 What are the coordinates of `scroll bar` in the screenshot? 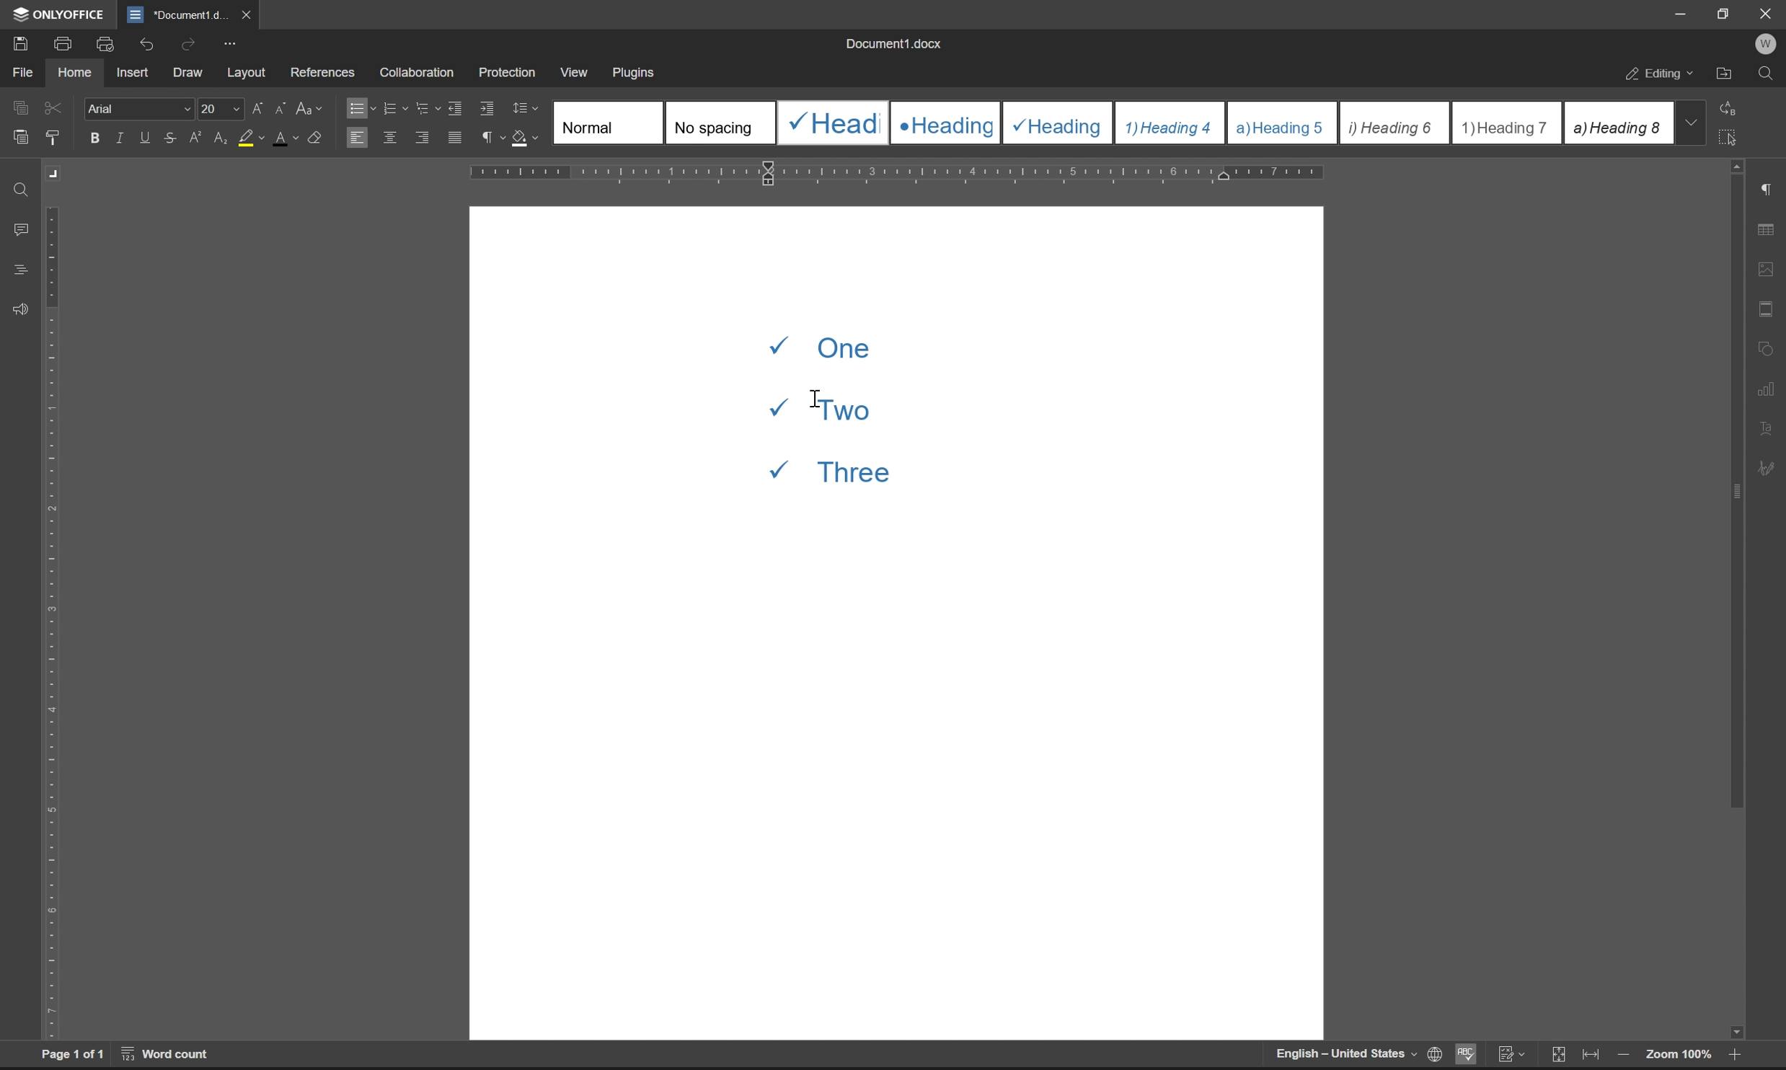 It's located at (1733, 600).